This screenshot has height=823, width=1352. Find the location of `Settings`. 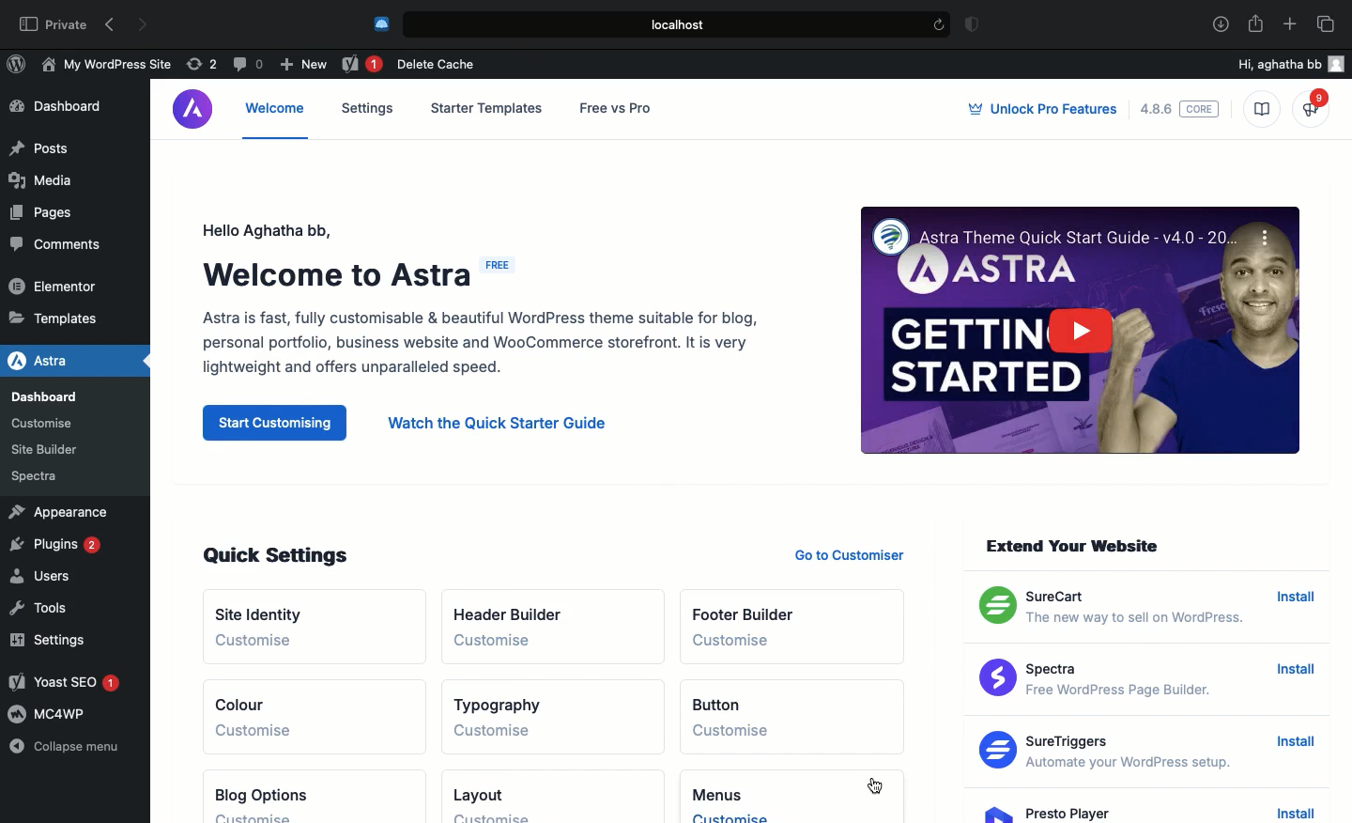

Settings is located at coordinates (42, 643).